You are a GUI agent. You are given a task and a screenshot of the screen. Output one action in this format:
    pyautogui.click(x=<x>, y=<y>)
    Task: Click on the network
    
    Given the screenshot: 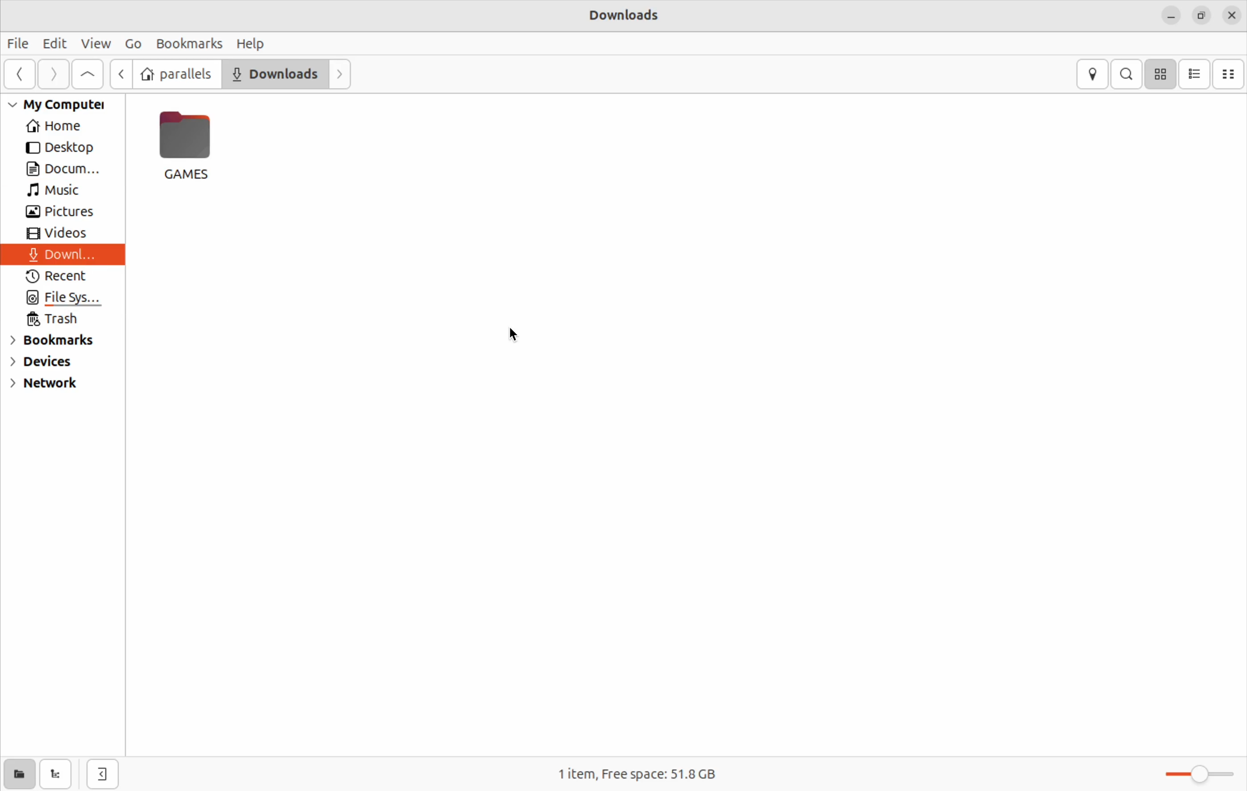 What is the action you would take?
    pyautogui.click(x=61, y=386)
    